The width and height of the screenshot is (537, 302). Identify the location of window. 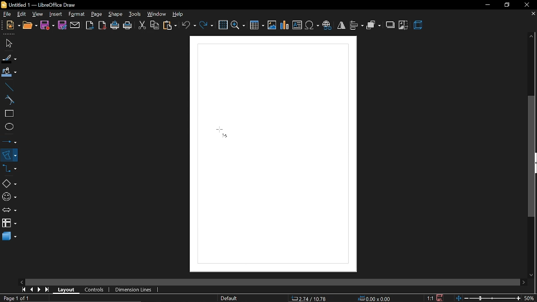
(156, 14).